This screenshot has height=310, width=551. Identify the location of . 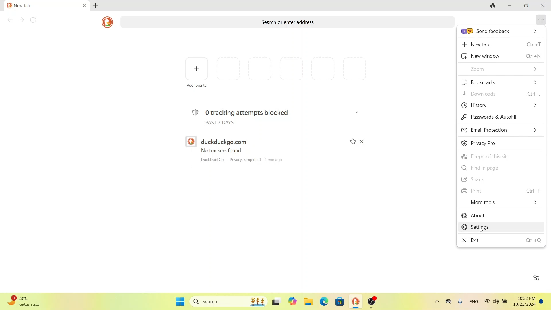
(493, 6).